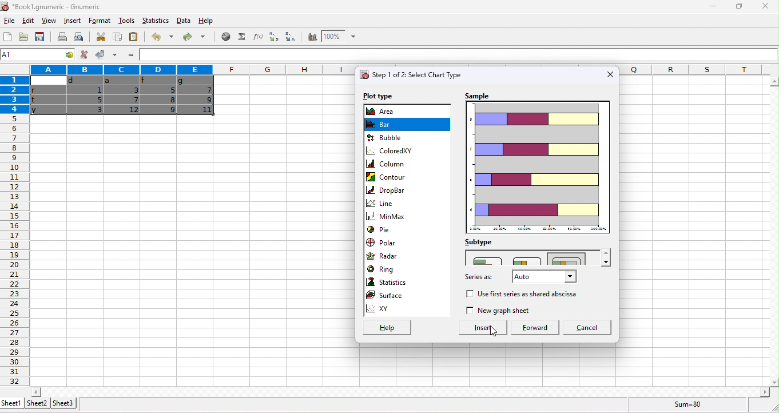 The image size is (779, 413). Describe the element at coordinates (101, 54) in the screenshot. I see `accept changes` at that location.